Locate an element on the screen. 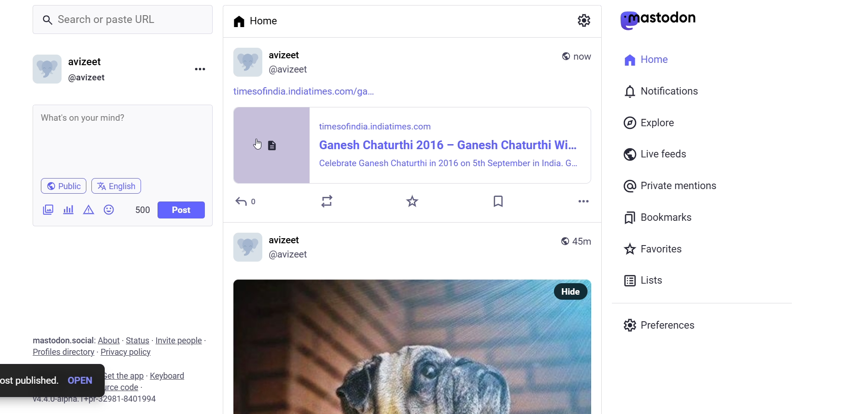 This screenshot has width=847, height=414. 500 is located at coordinates (141, 210).